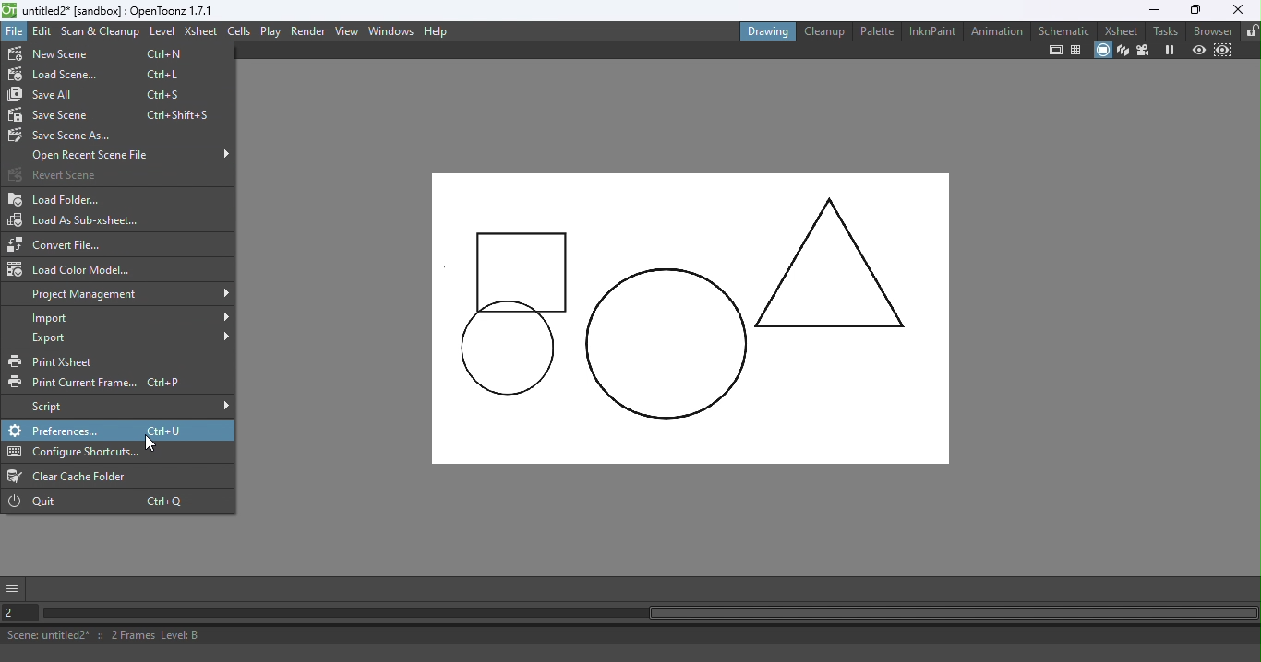 The image size is (1261, 662). I want to click on Import, so click(131, 317).